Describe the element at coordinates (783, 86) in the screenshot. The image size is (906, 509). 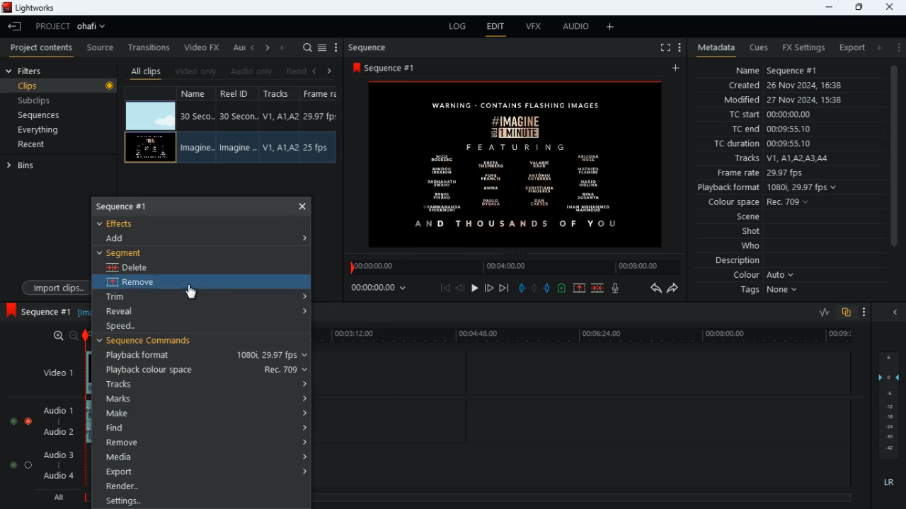
I see `created` at that location.